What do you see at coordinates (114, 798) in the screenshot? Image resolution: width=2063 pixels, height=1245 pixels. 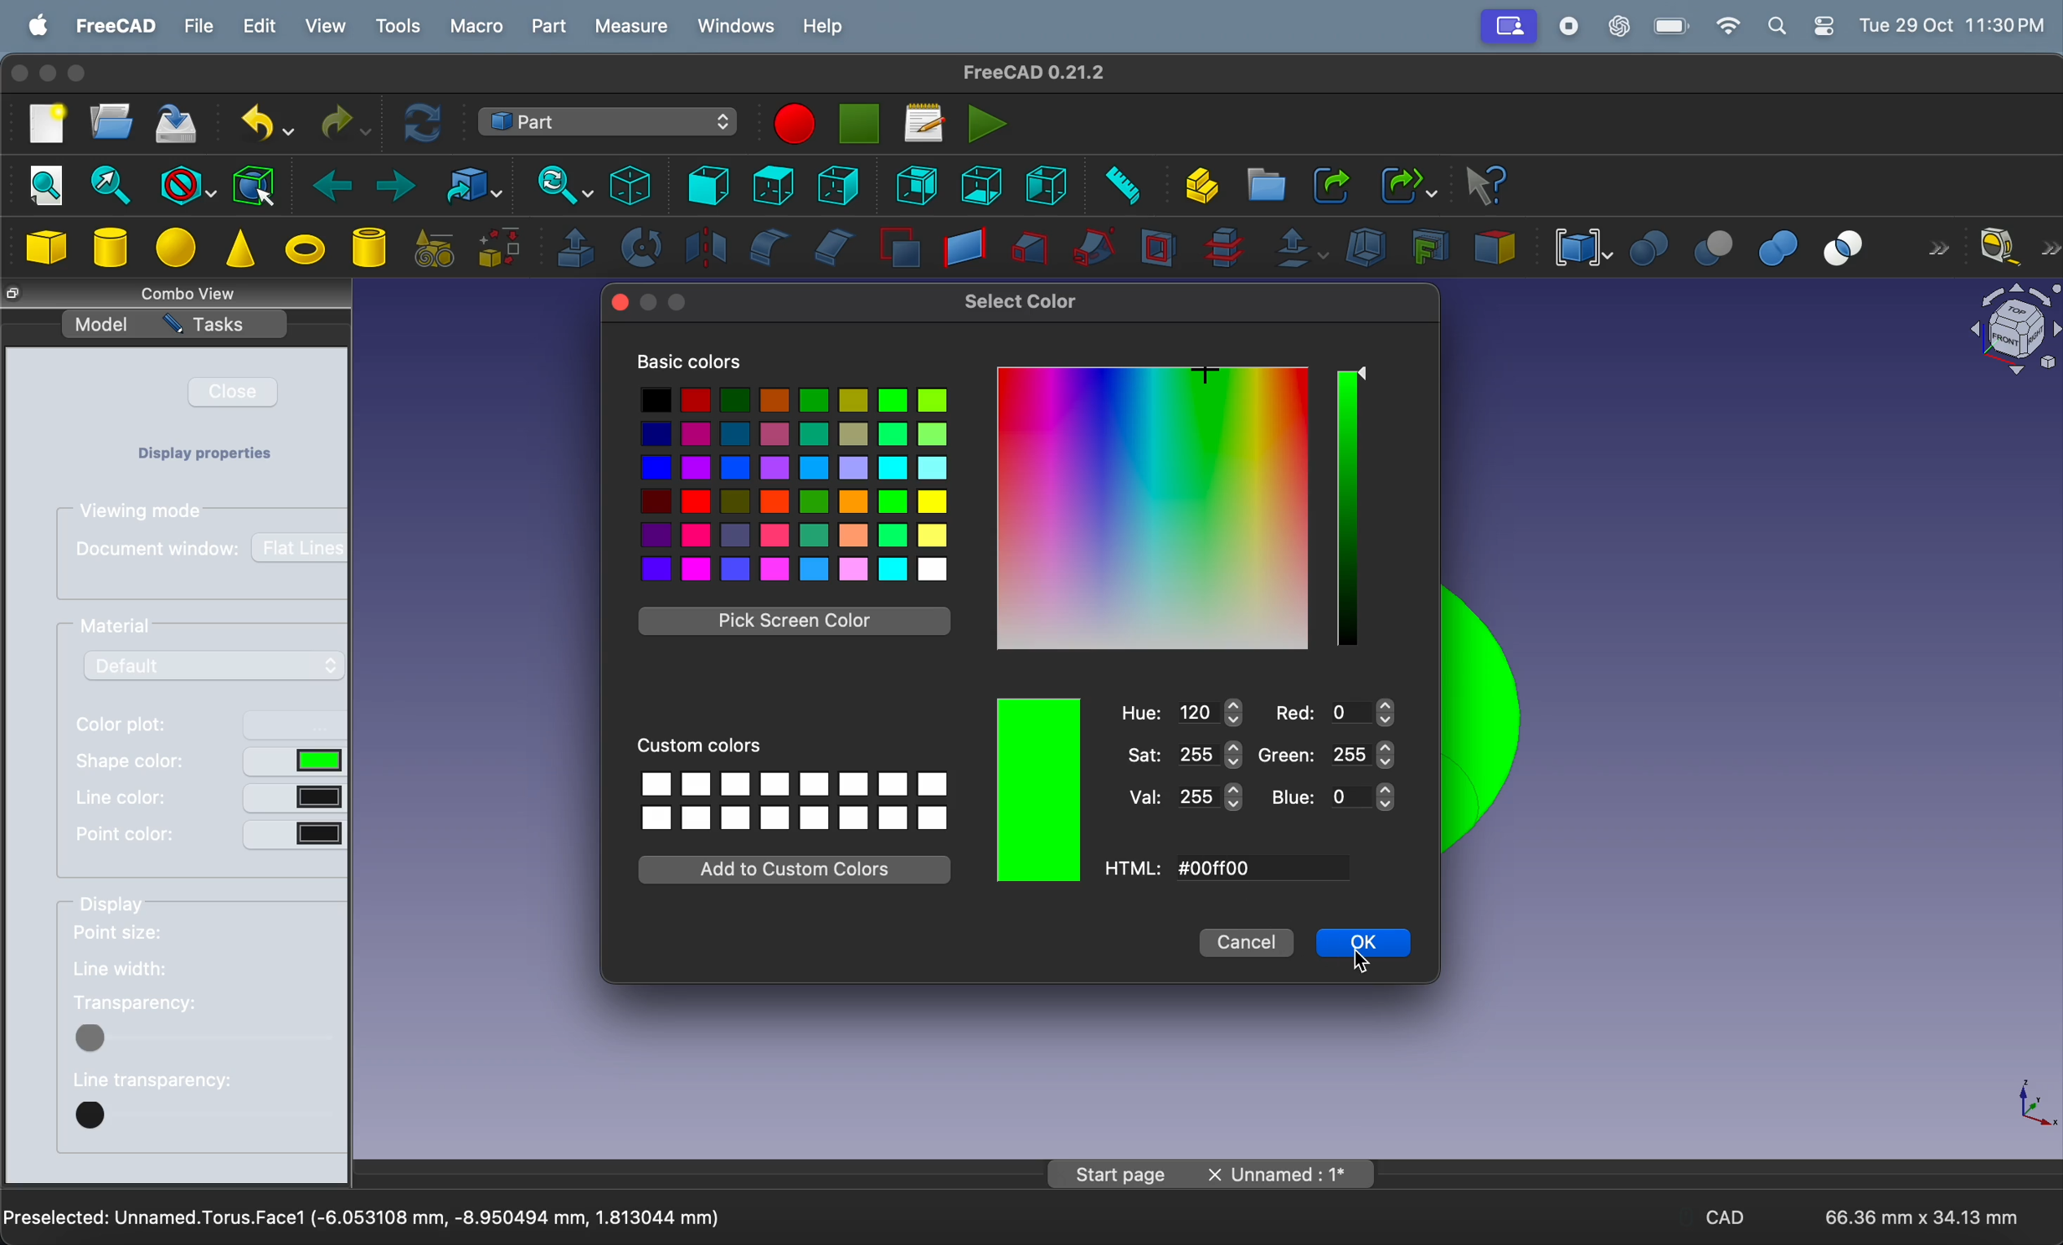 I see `line color` at bounding box center [114, 798].